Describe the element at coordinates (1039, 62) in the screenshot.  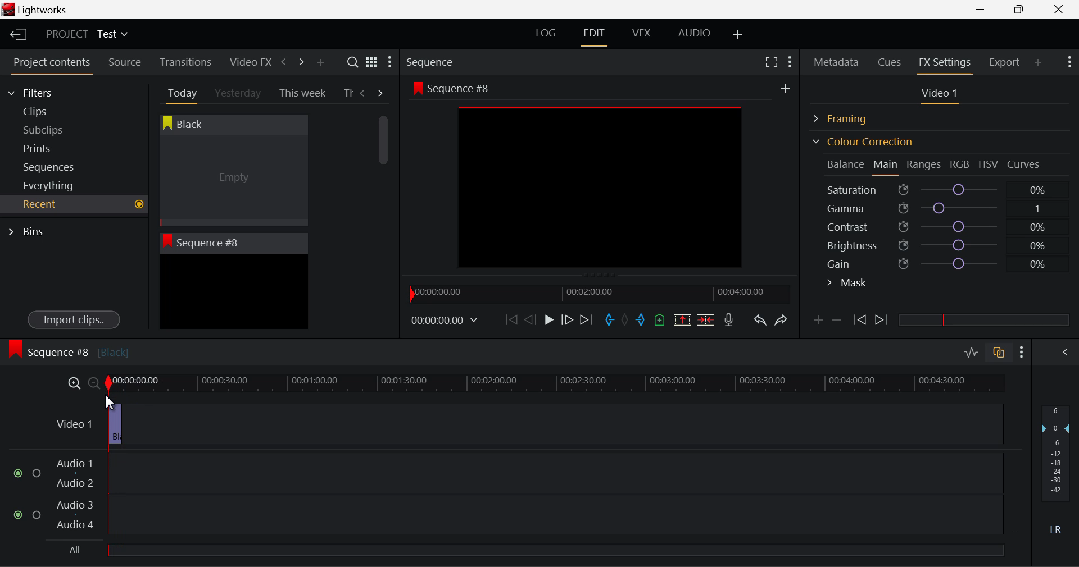
I see `Add Panel` at that location.